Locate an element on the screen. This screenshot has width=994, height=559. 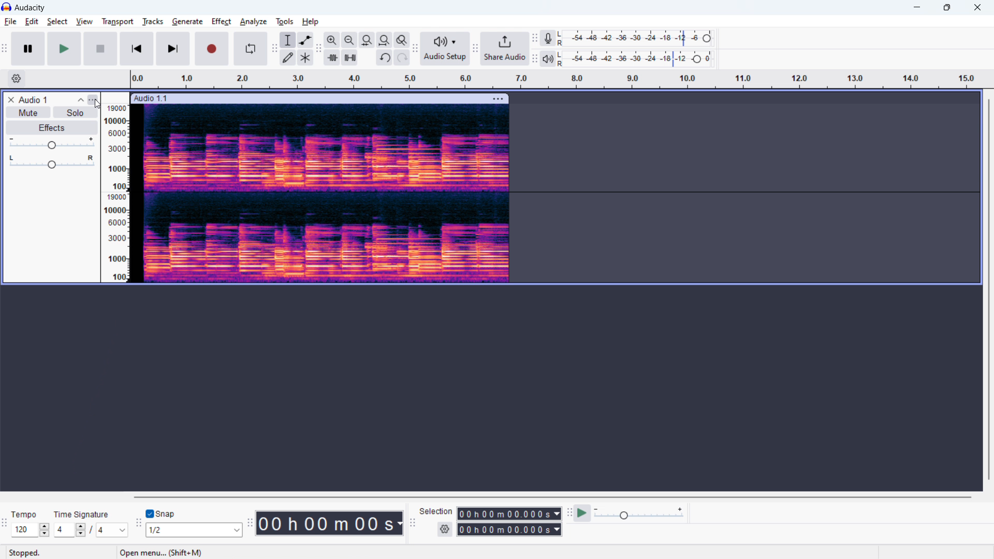
timeline settings is located at coordinates (16, 78).